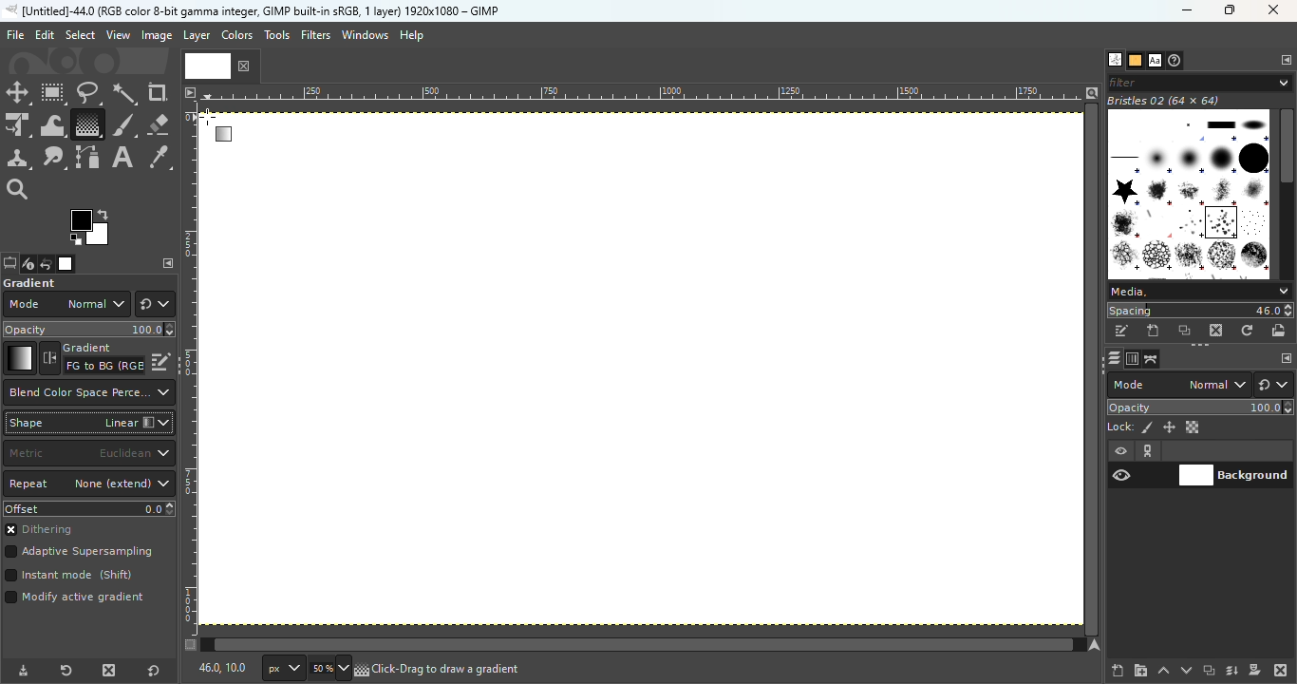  Describe the element at coordinates (17, 126) in the screenshot. I see `Unified transform tool` at that location.